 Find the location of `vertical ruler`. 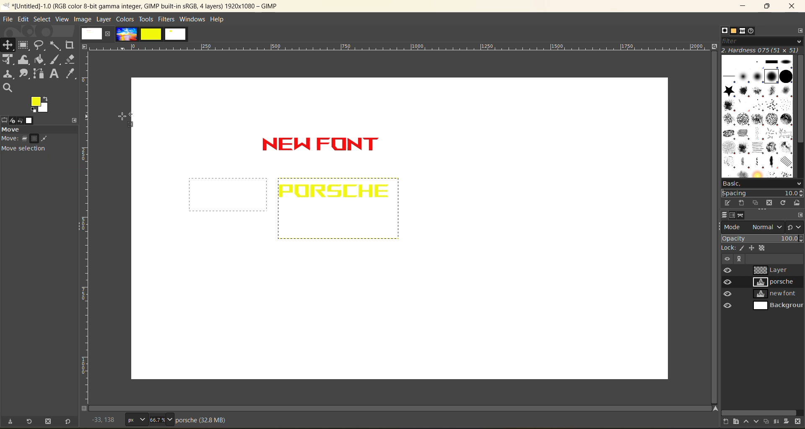

vertical ruler is located at coordinates (85, 227).